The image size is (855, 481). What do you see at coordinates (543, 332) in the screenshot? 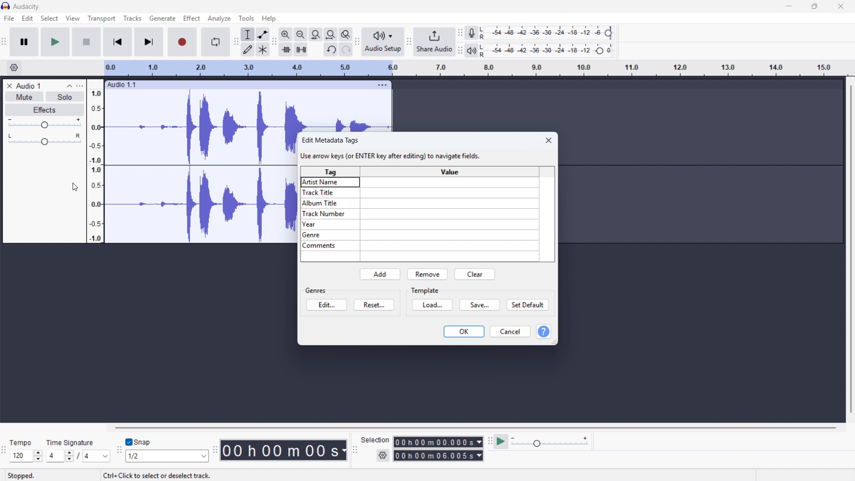
I see `help` at bounding box center [543, 332].